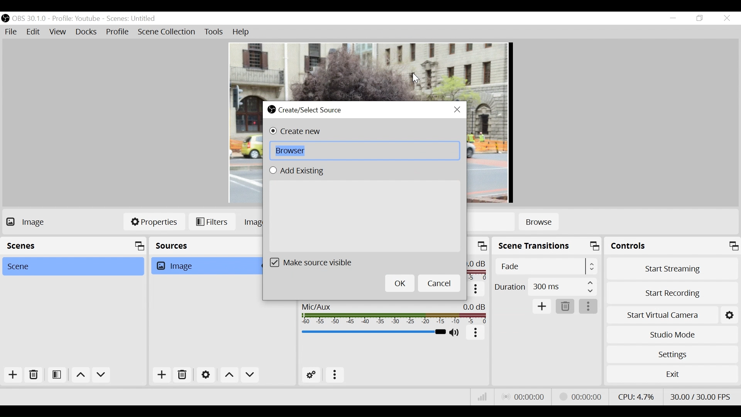 Image resolution: width=741 pixels, height=417 pixels. What do you see at coordinates (206, 375) in the screenshot?
I see `Settings` at bounding box center [206, 375].